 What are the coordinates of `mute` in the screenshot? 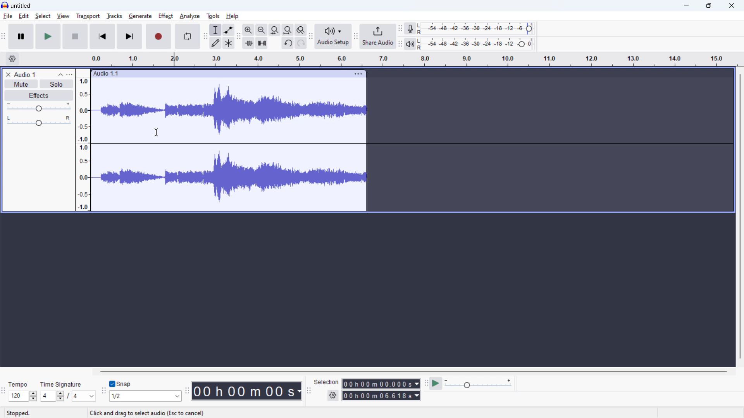 It's located at (21, 84).